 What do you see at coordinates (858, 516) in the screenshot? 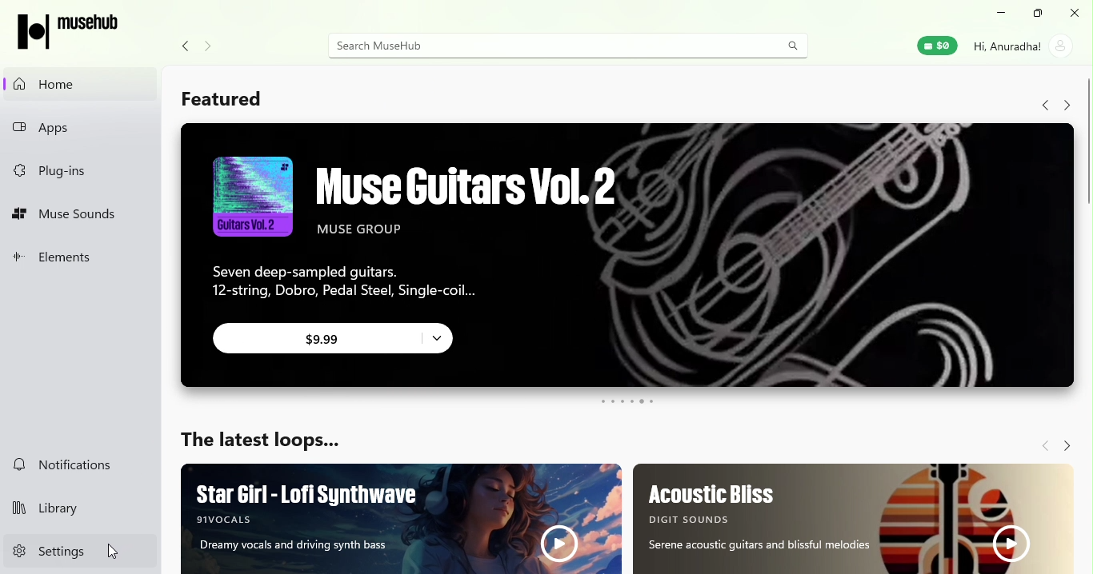
I see `Ad` at bounding box center [858, 516].